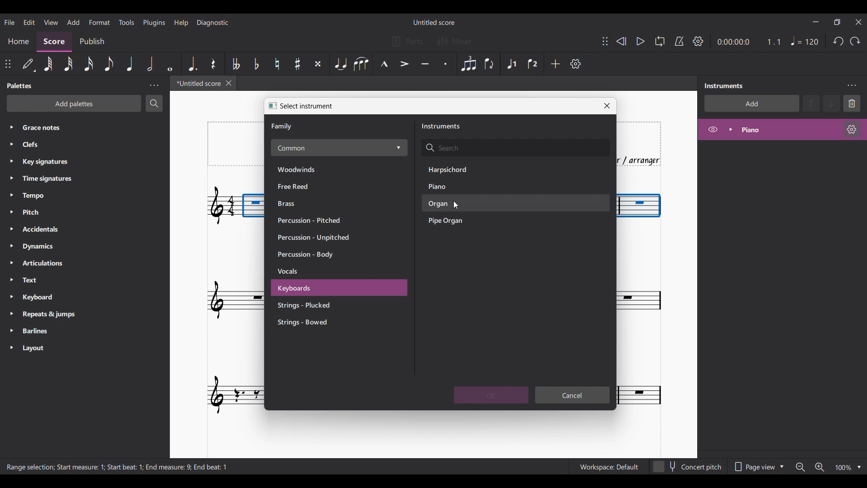 This screenshot has width=867, height=488. What do you see at coordinates (51, 196) in the screenshot?
I see `Tempo` at bounding box center [51, 196].